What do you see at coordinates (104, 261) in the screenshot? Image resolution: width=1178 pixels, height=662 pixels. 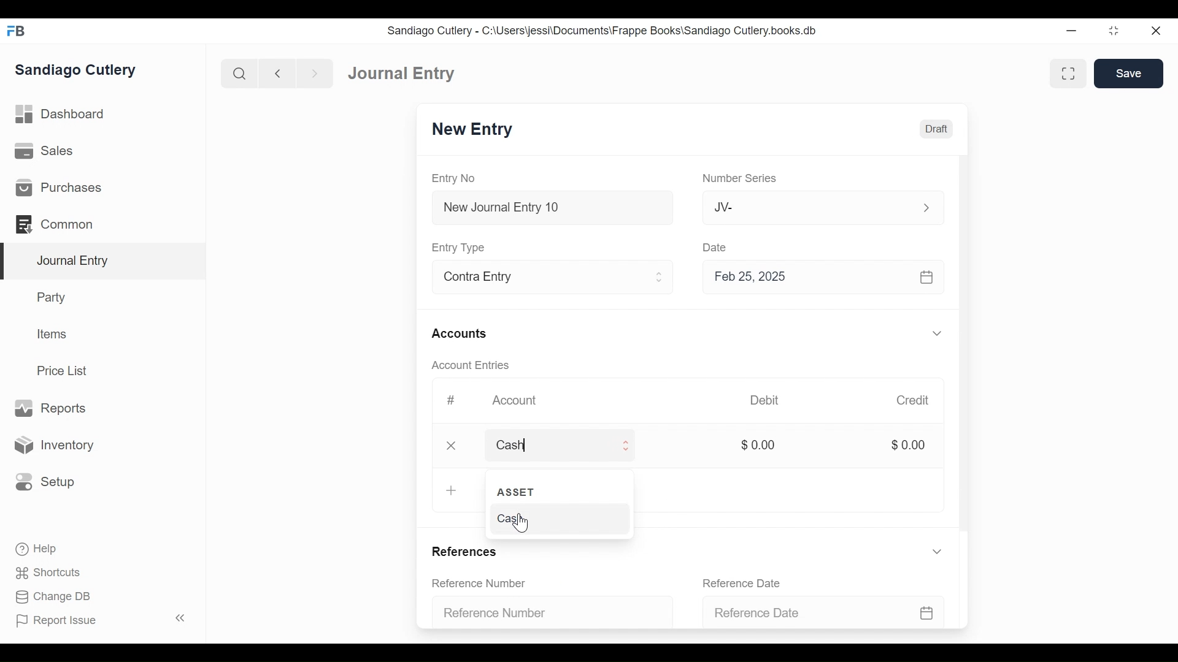 I see `Journal Entry` at bounding box center [104, 261].